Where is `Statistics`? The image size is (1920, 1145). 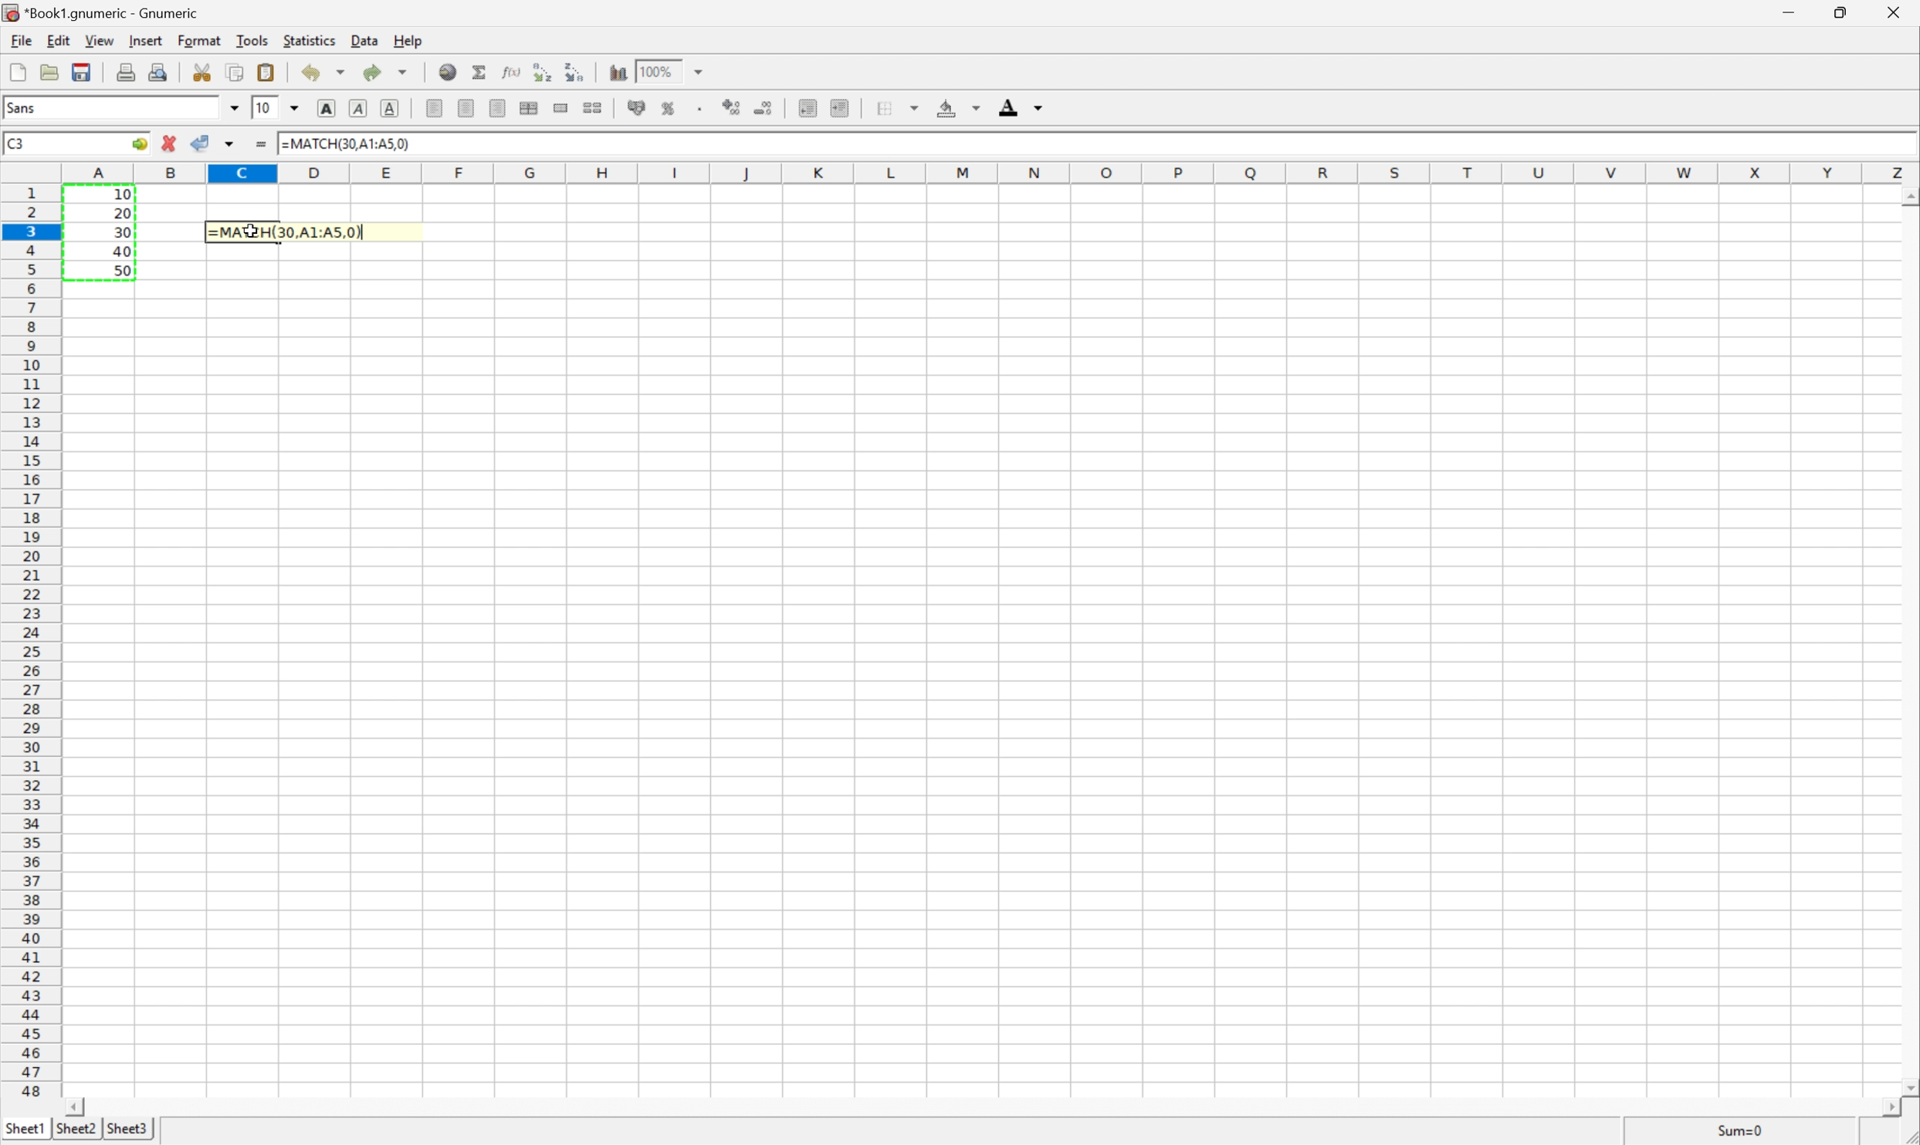
Statistics is located at coordinates (310, 39).